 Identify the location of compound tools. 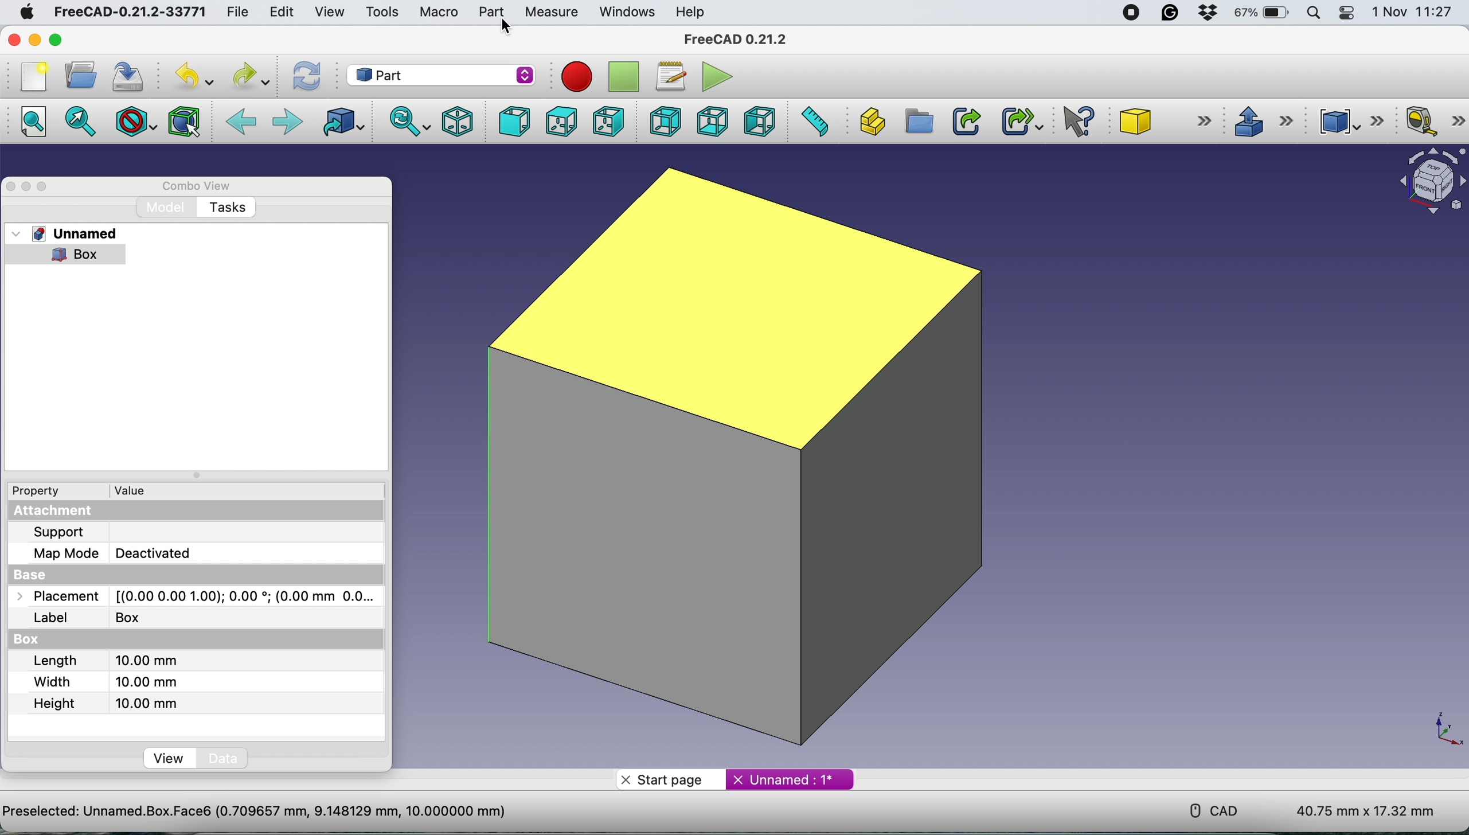
(1347, 121).